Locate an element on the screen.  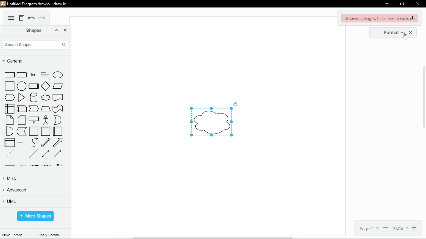
callout is located at coordinates (34, 120).